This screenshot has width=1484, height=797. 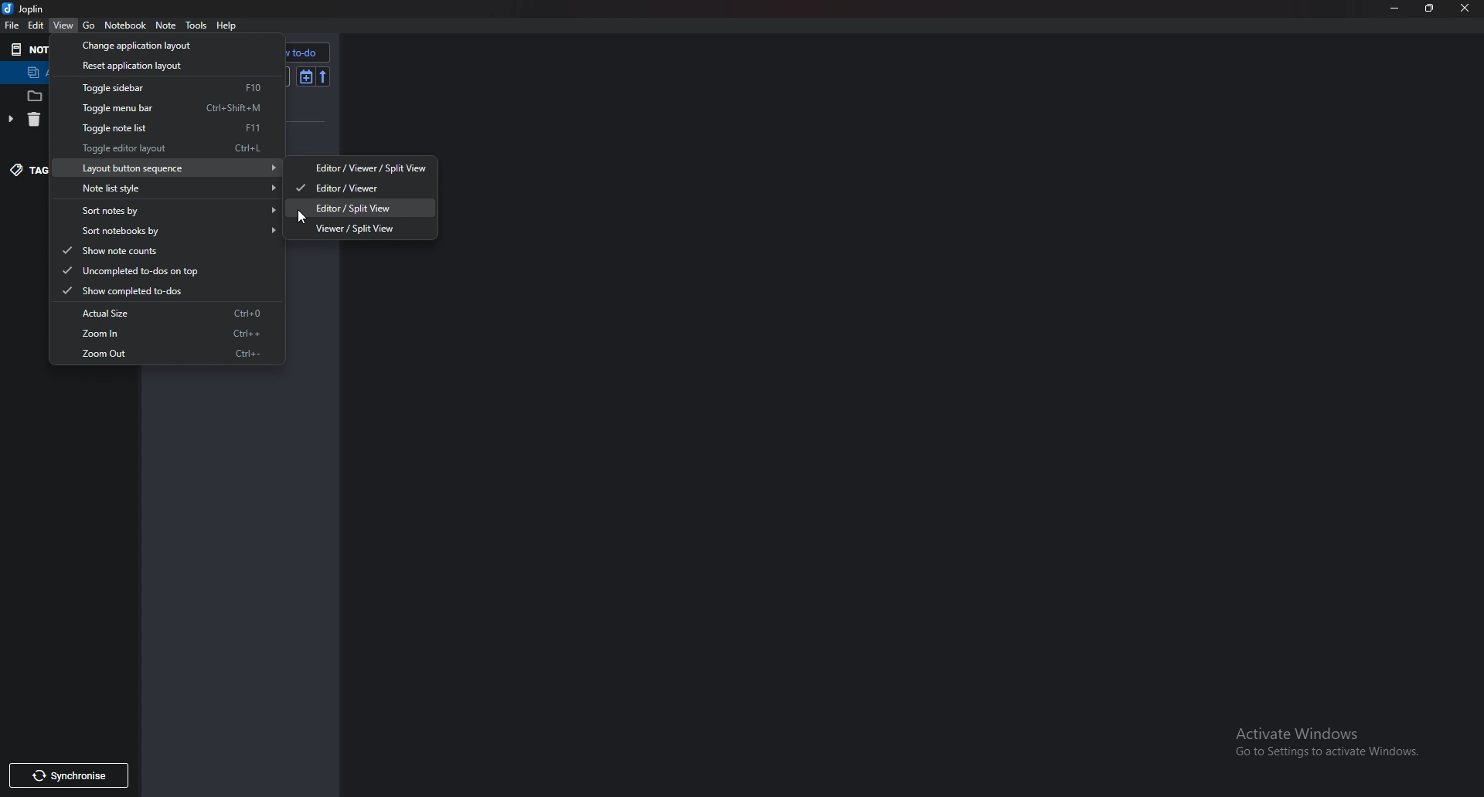 I want to click on Show completed to do, so click(x=155, y=290).